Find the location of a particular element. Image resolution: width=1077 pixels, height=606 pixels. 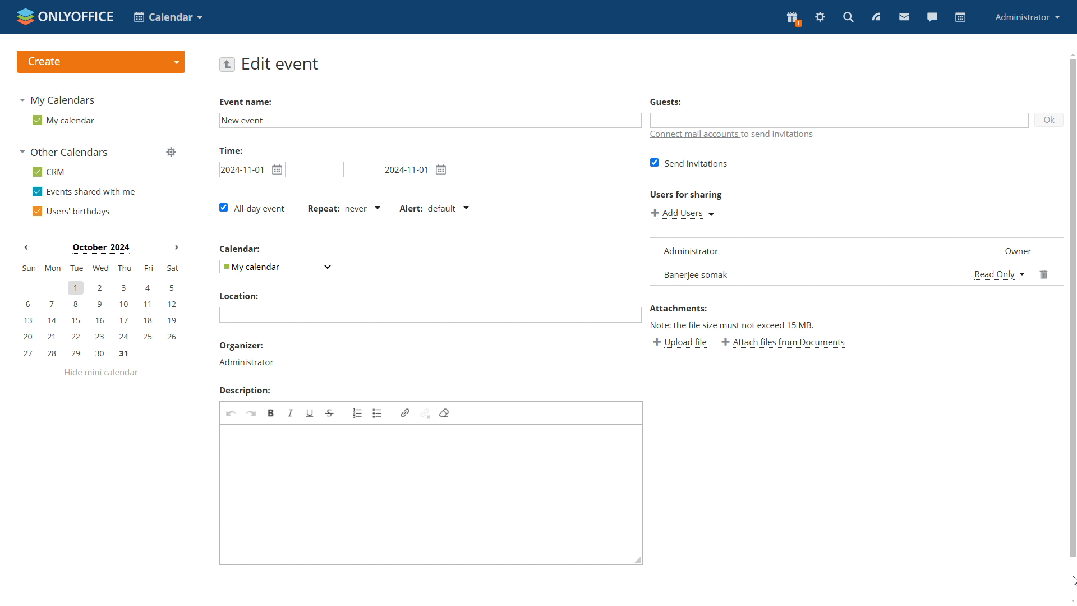

scrollbar is located at coordinates (1073, 308).